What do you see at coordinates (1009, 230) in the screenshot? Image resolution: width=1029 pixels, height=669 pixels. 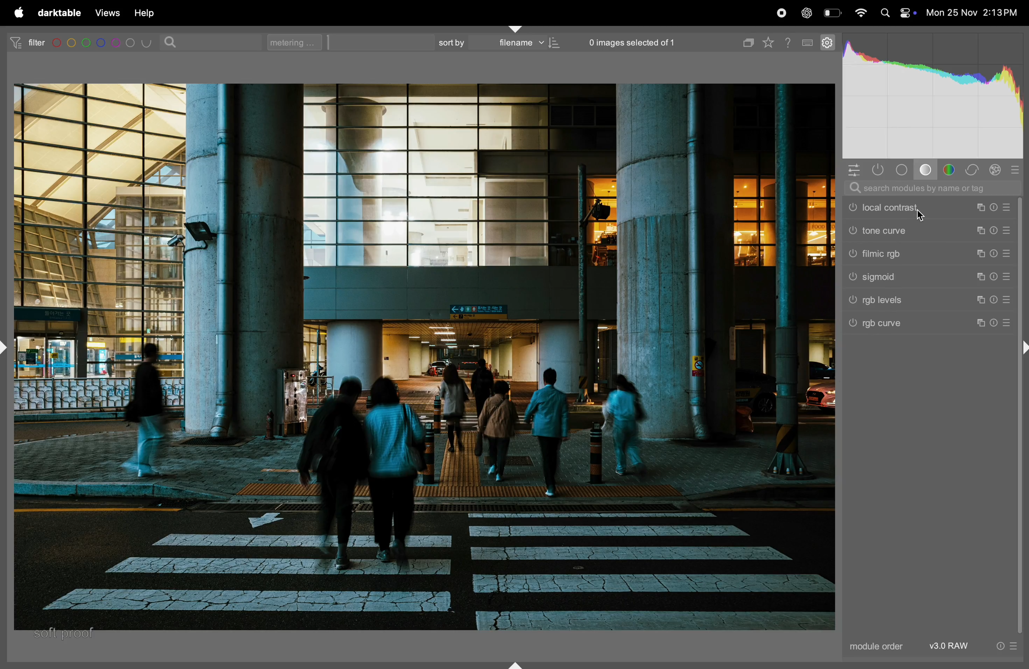 I see `preset` at bounding box center [1009, 230].